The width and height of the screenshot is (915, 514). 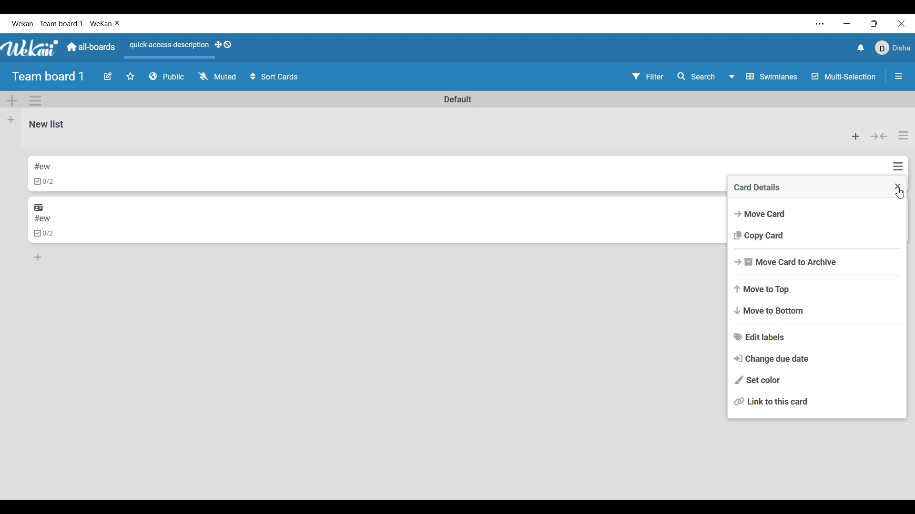 I want to click on List actions, so click(x=904, y=135).